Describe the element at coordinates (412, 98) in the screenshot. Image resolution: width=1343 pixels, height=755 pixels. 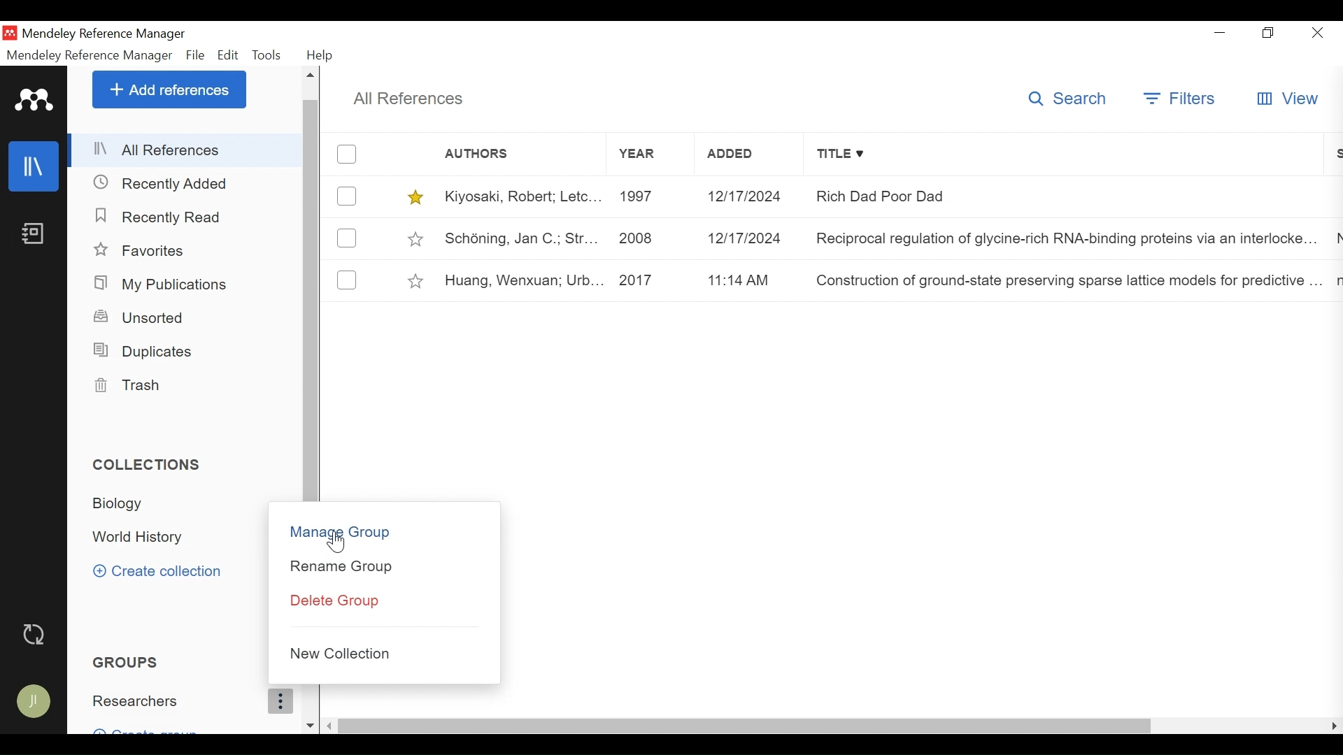
I see `All References` at that location.